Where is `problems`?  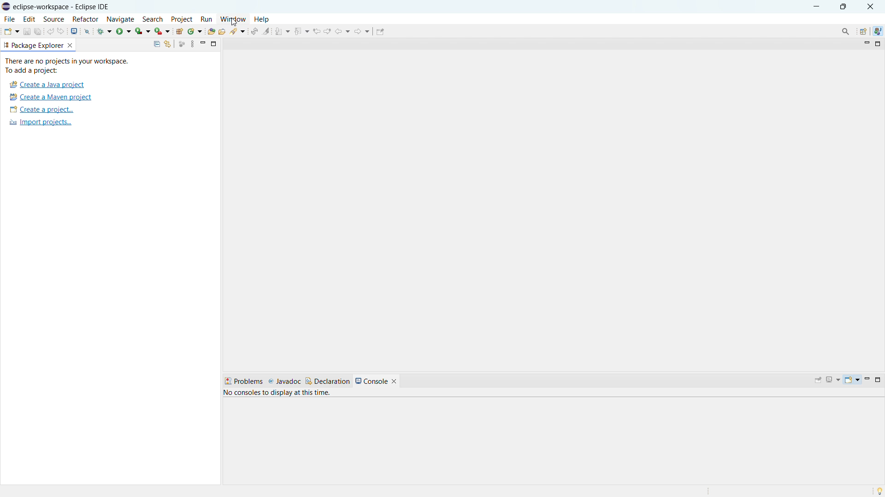
problems is located at coordinates (243, 381).